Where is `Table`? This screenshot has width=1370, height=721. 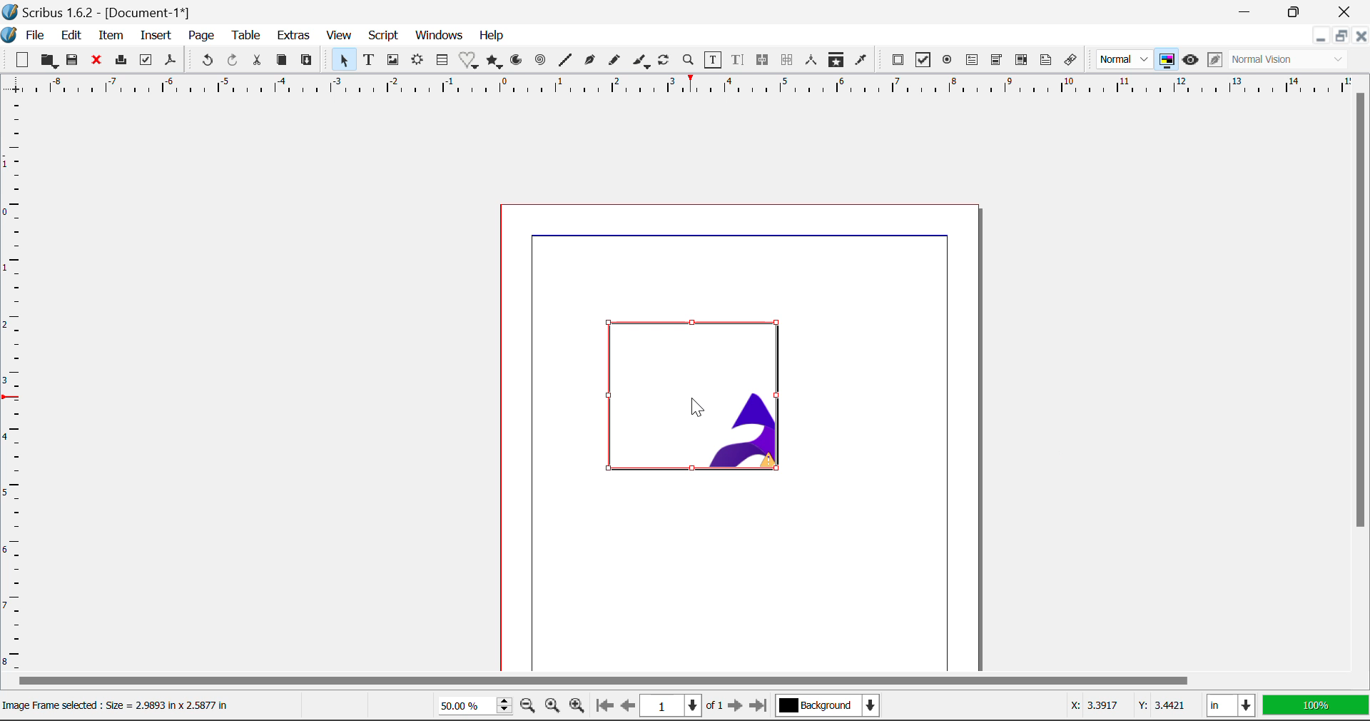
Table is located at coordinates (247, 38).